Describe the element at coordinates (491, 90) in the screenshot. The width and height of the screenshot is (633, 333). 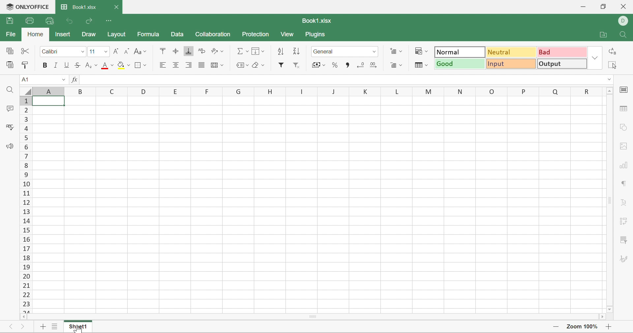
I see `O` at that location.